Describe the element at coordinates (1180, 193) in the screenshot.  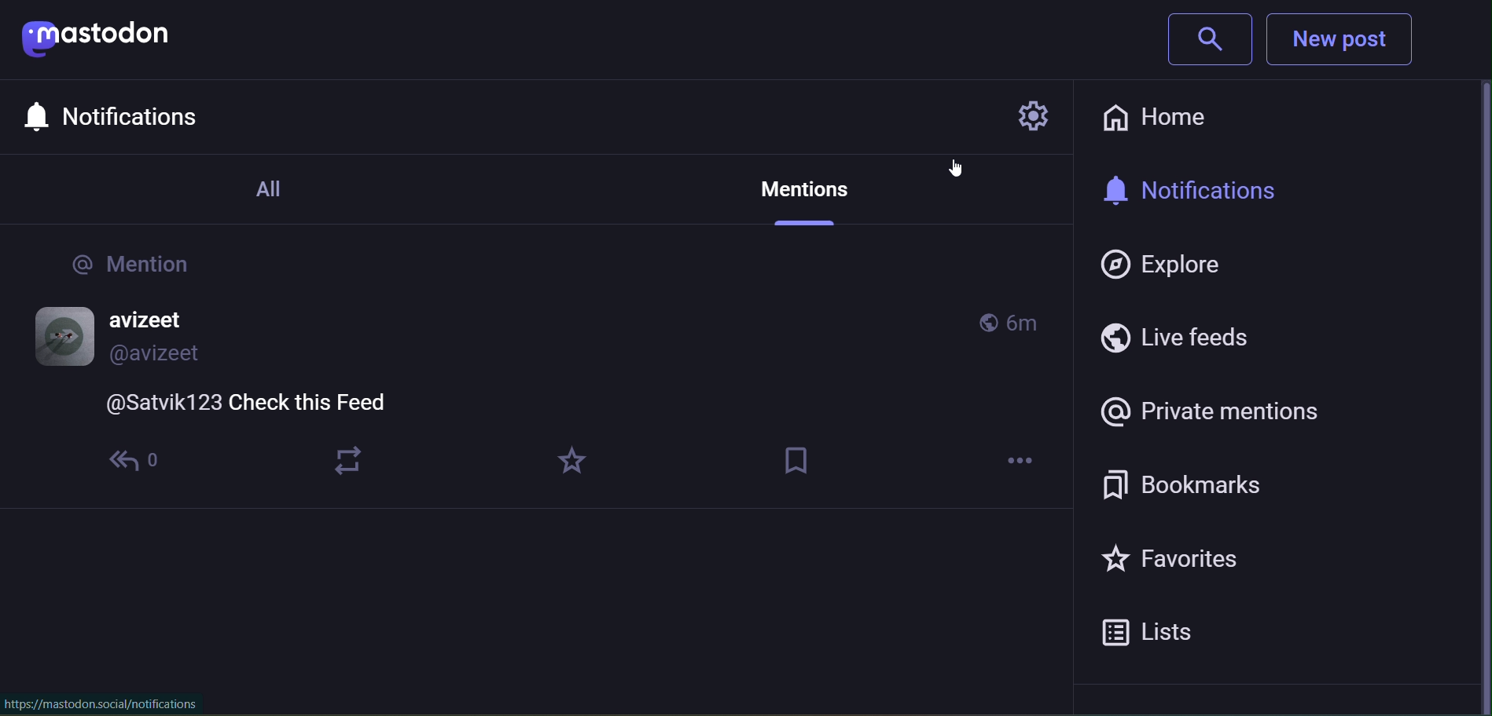
I see `notifications` at that location.